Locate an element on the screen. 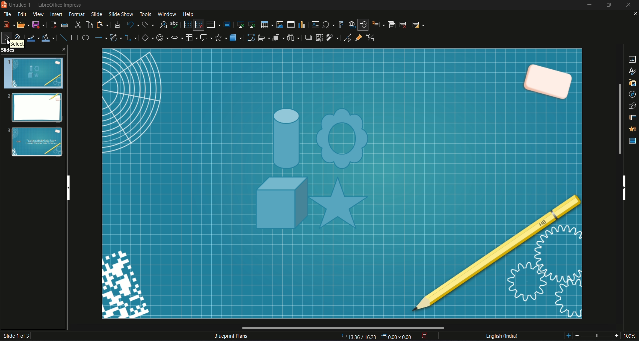 The width and height of the screenshot is (639, 341). rectangle is located at coordinates (74, 37).